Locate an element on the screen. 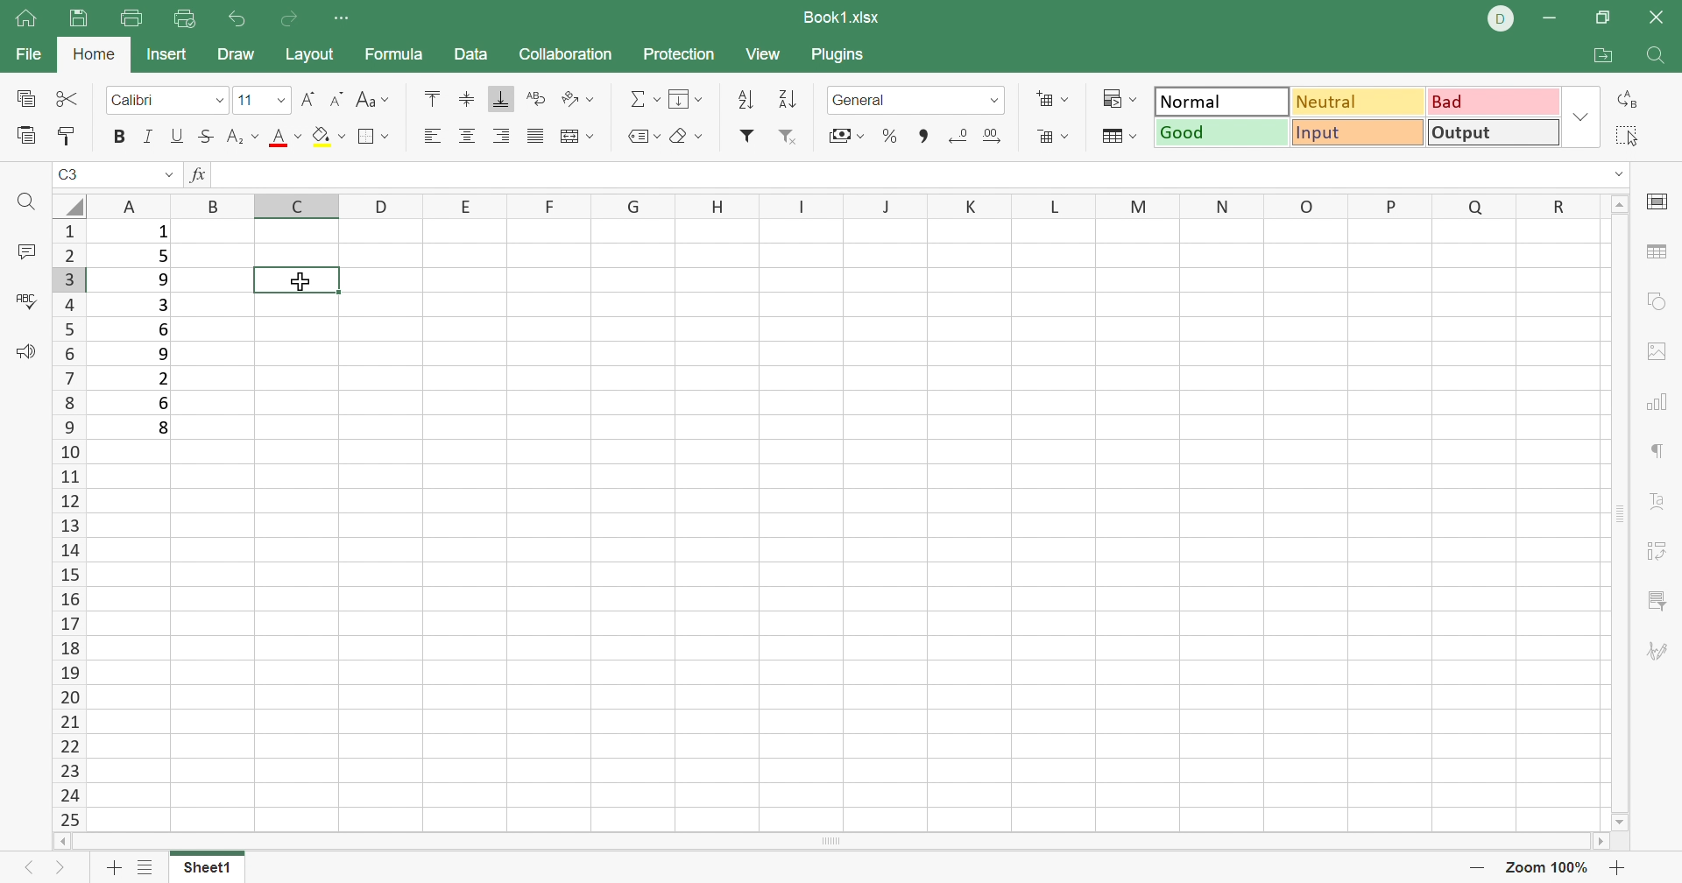 Image resolution: width=1682 pixels, height=883 pixels. Increase decimal is located at coordinates (992, 136).